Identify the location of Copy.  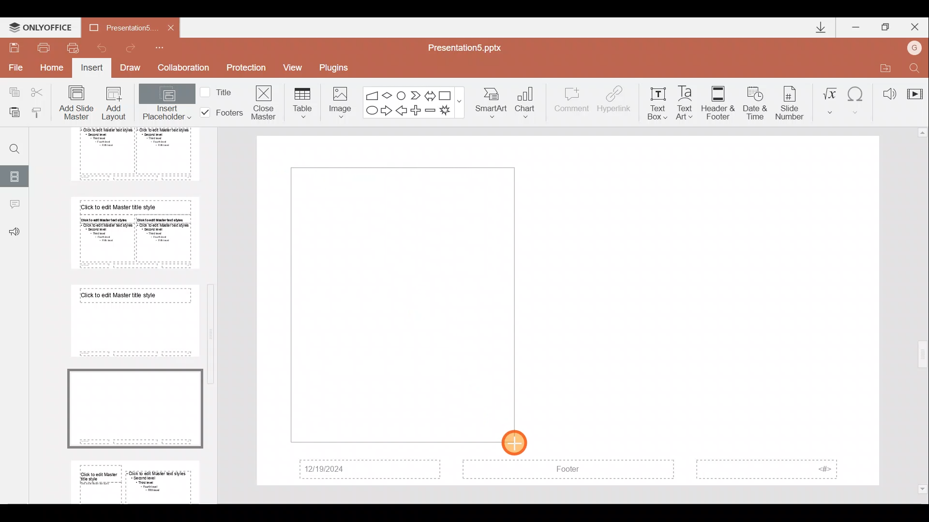
(11, 92).